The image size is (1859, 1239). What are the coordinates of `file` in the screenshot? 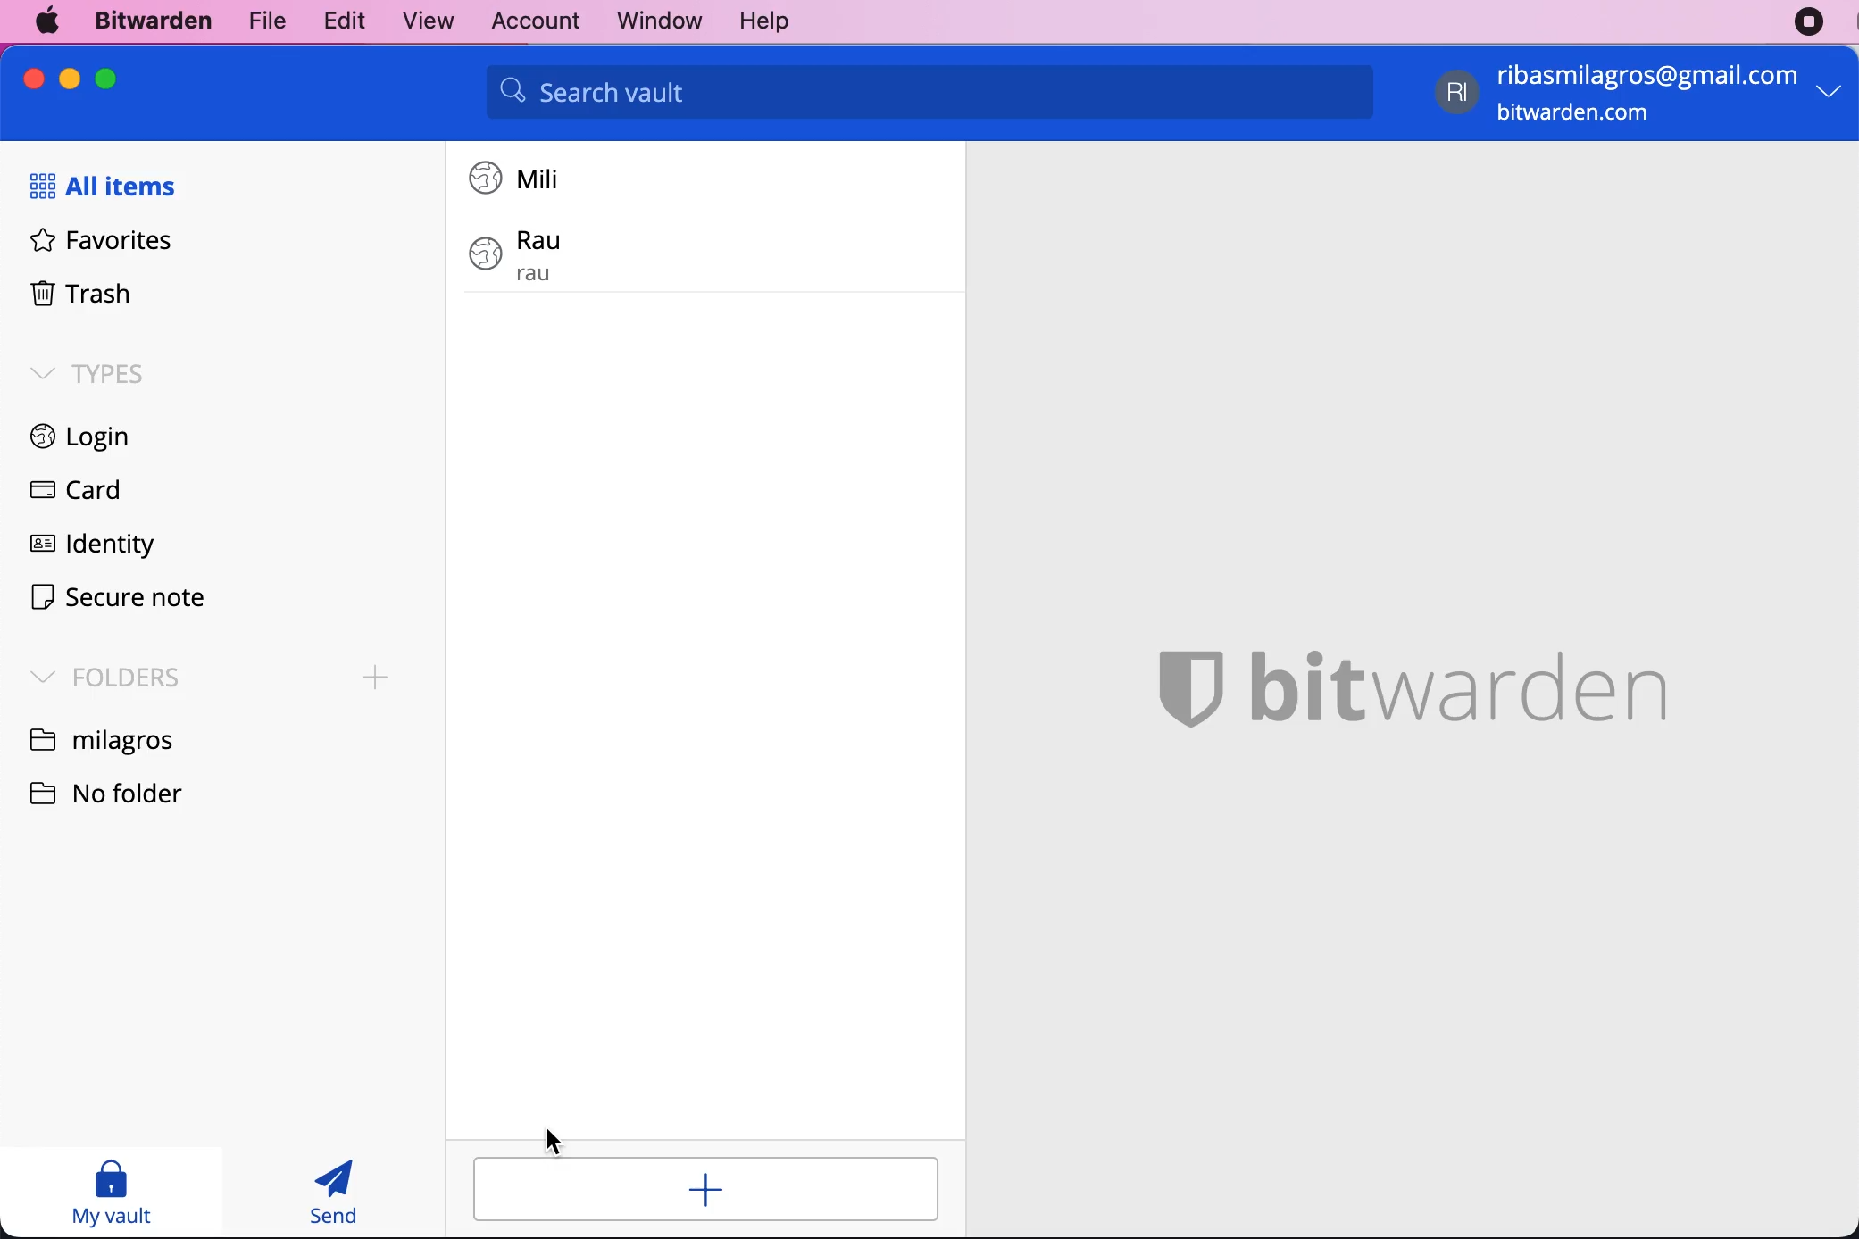 It's located at (263, 20).